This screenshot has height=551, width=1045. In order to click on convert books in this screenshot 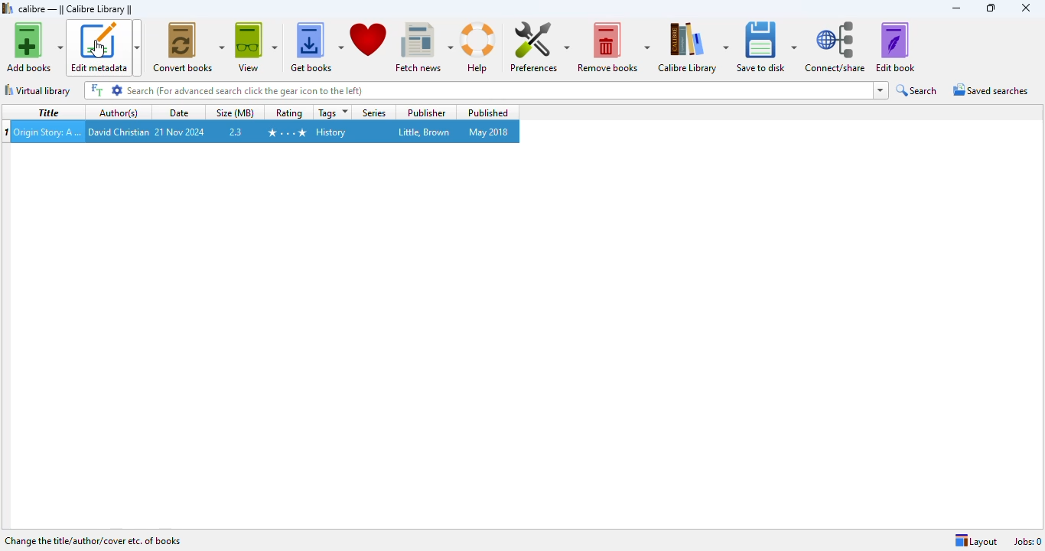, I will do `click(187, 47)`.